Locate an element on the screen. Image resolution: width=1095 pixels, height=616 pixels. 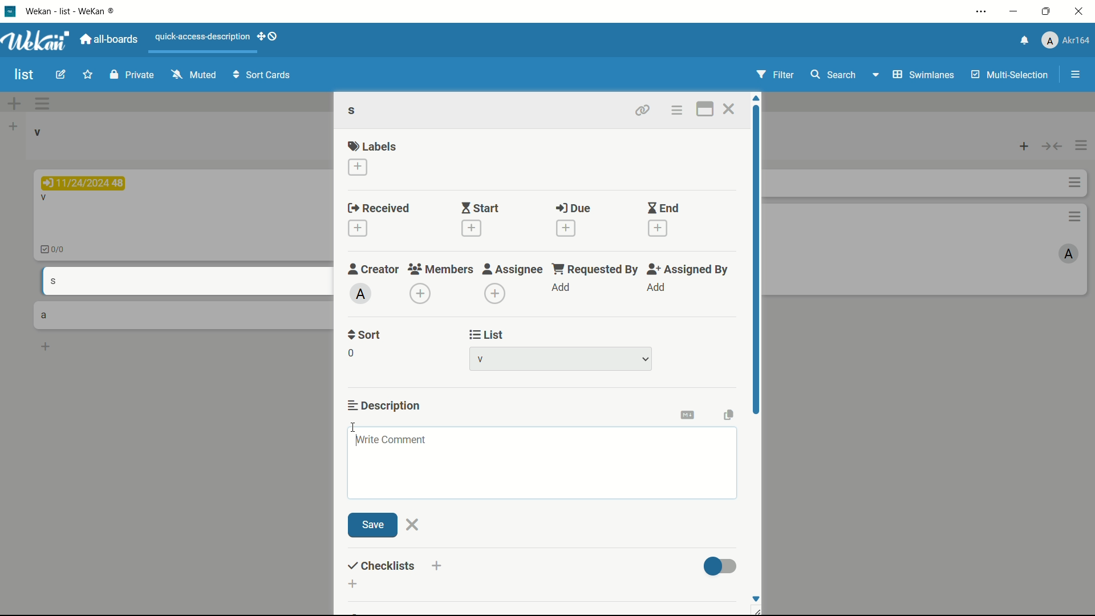
cursor is located at coordinates (352, 426).